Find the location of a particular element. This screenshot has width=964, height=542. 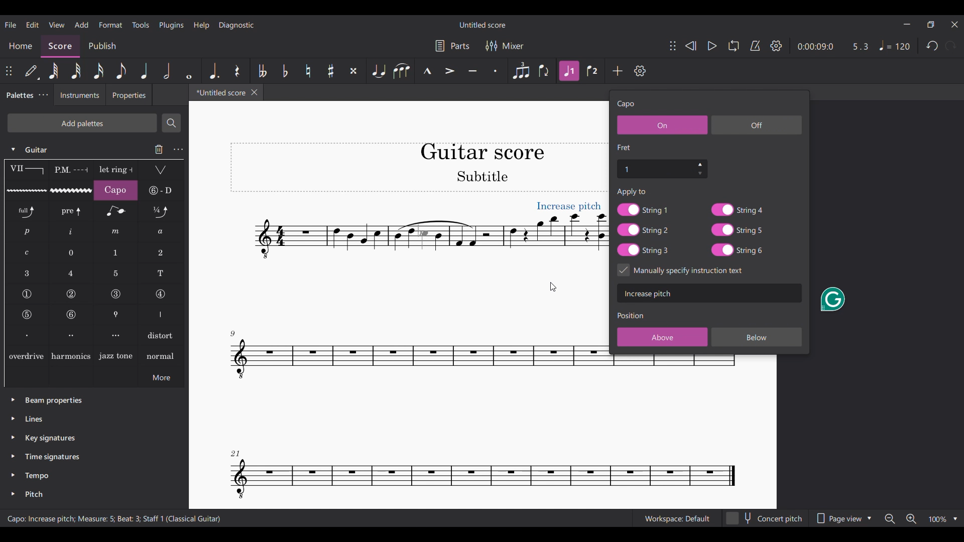

Current tab is located at coordinates (218, 92).